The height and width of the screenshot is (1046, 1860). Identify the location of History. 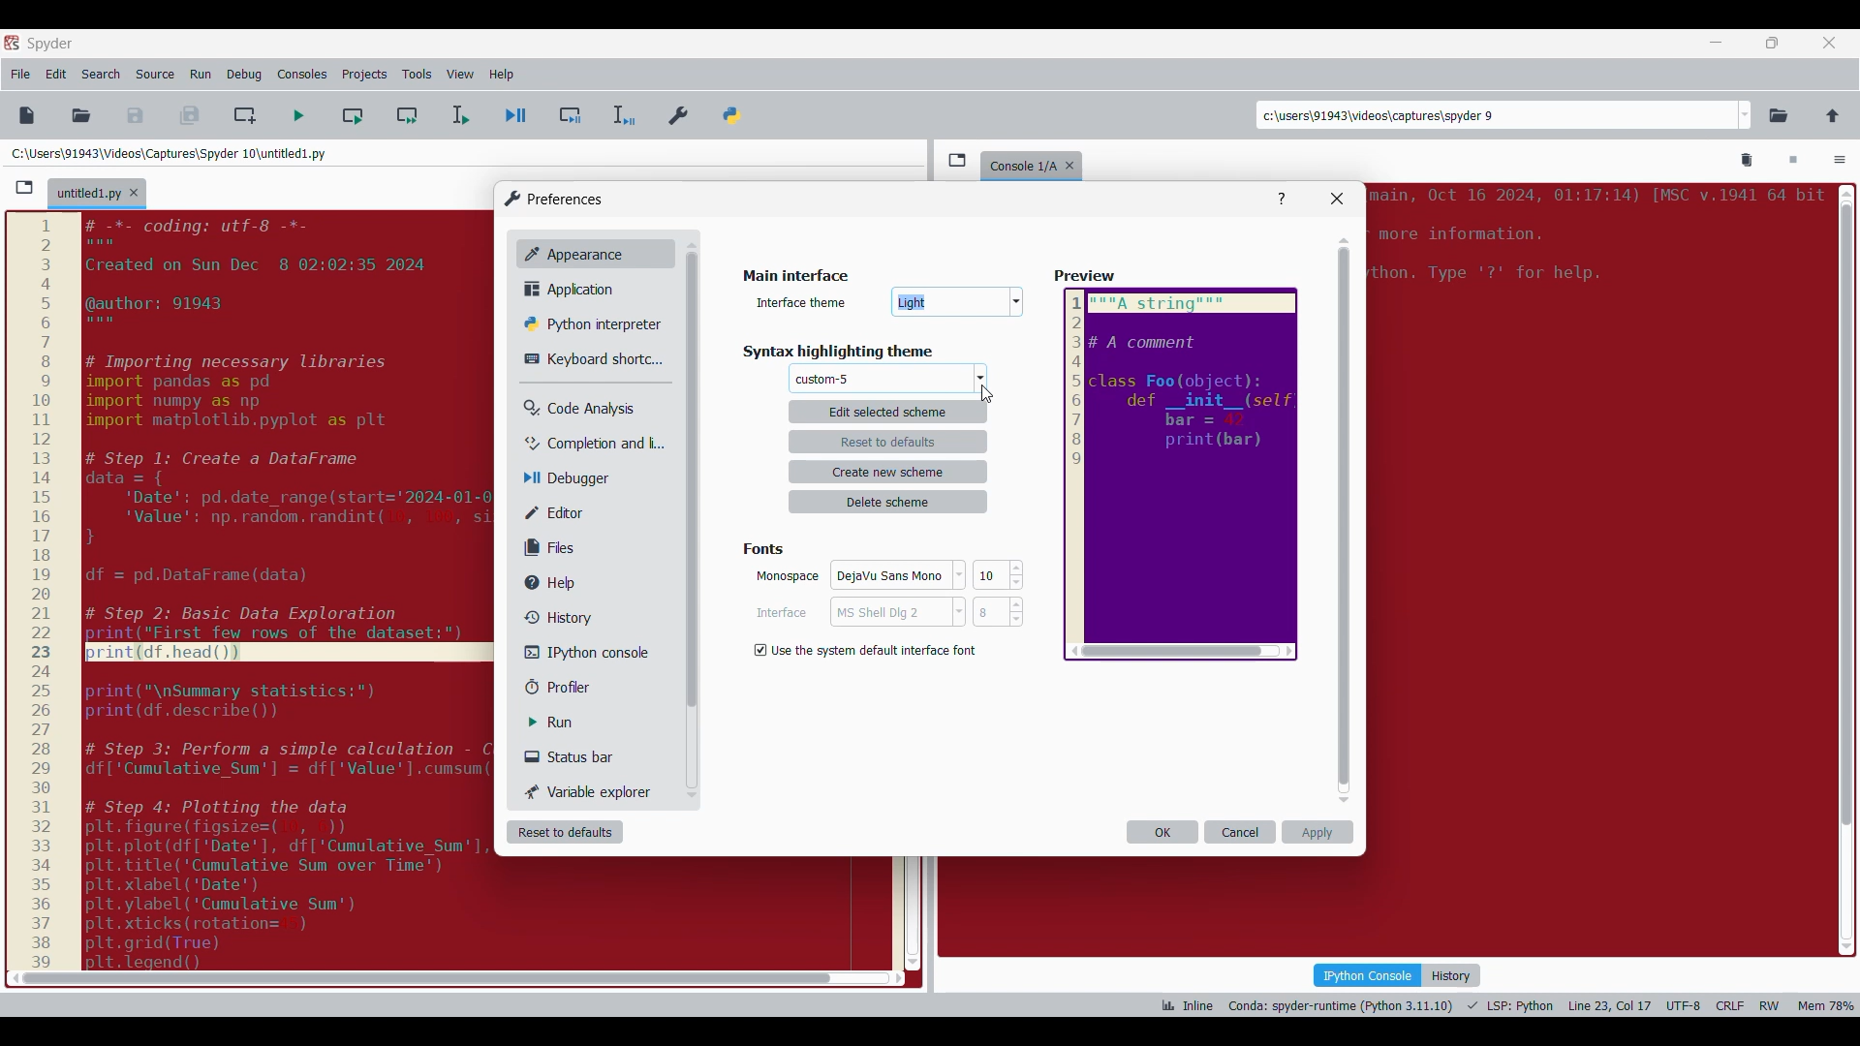
(554, 617).